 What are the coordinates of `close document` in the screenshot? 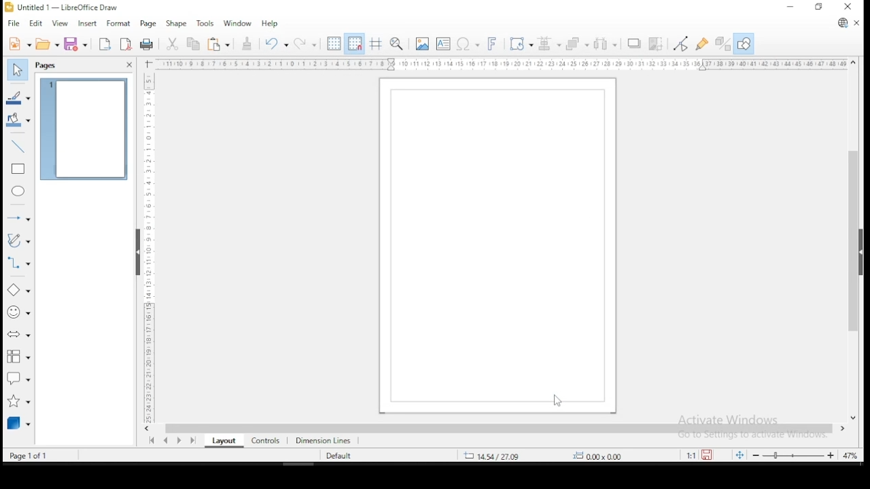 It's located at (856, 23).